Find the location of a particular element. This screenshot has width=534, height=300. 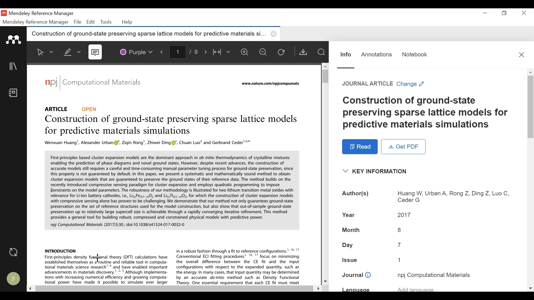

Mendeley Reference Manager is located at coordinates (41, 14).